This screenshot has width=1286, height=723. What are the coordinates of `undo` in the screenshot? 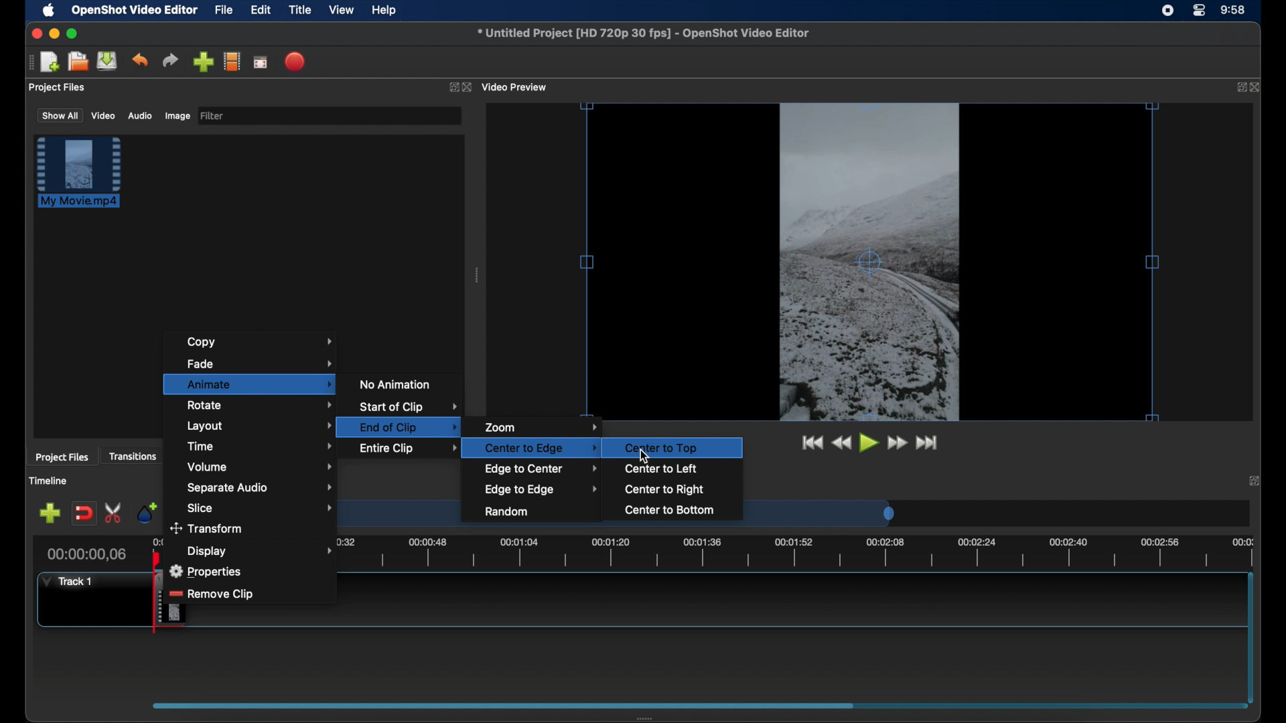 It's located at (139, 60).